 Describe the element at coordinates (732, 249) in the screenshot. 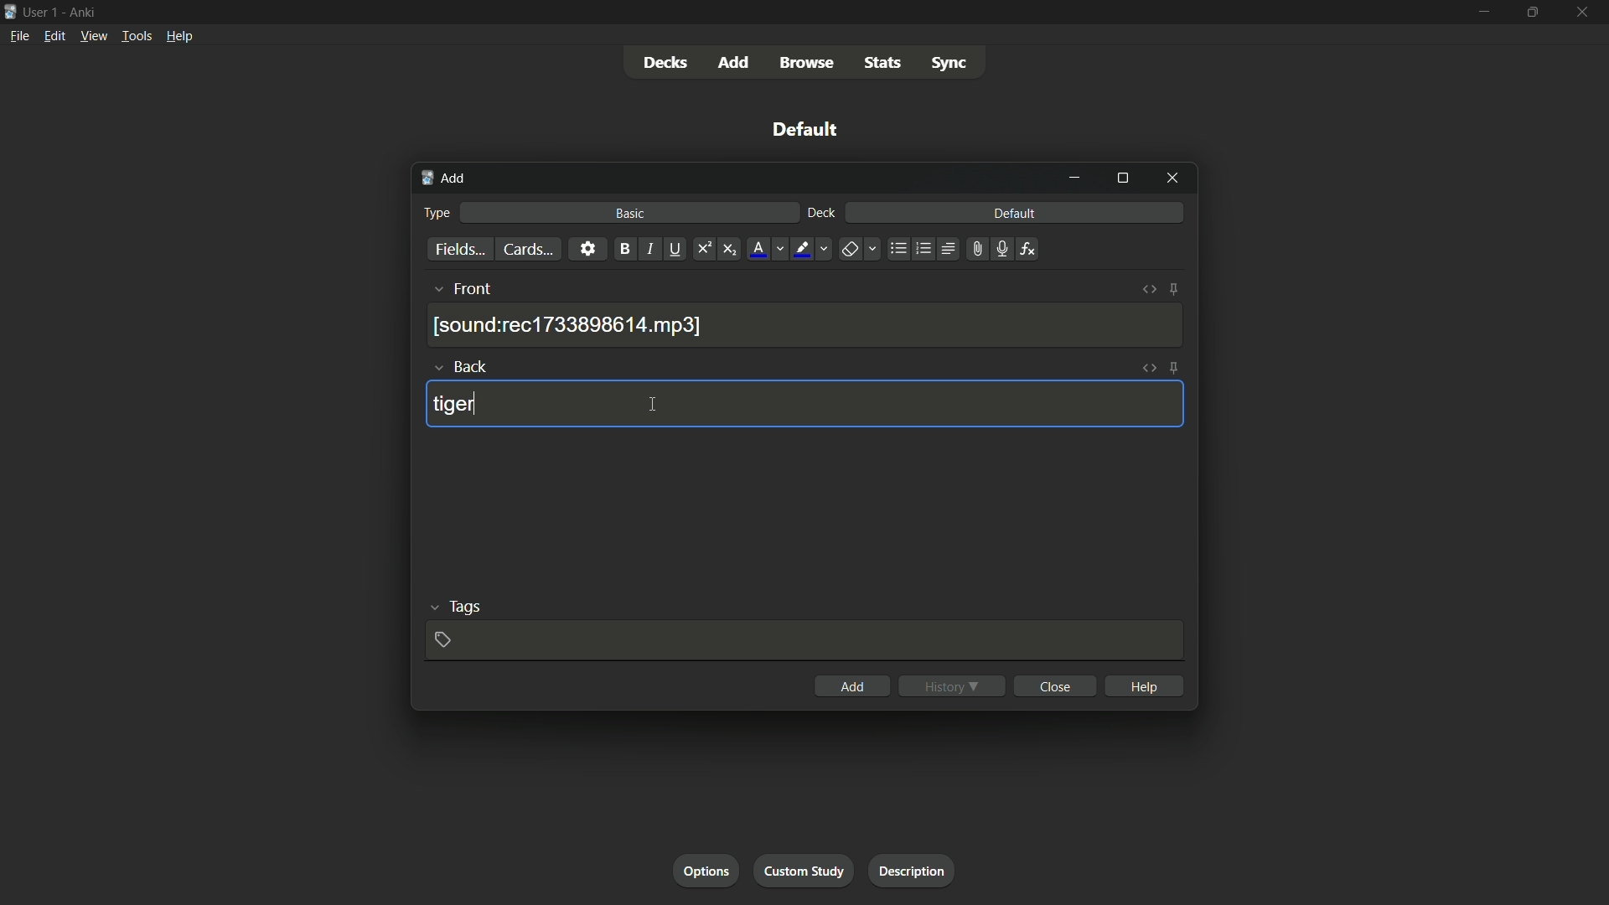

I see `subscript` at that location.